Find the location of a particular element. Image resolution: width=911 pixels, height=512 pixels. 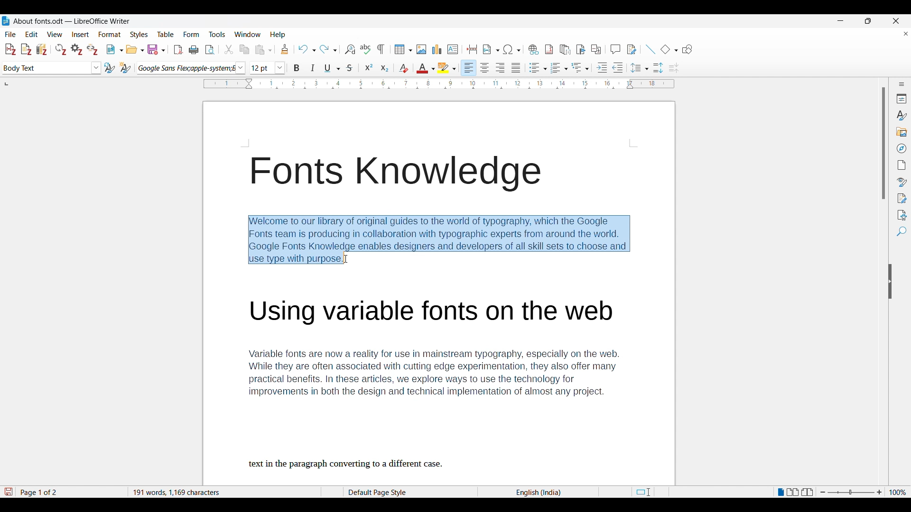

Set document preferences is located at coordinates (76, 49).